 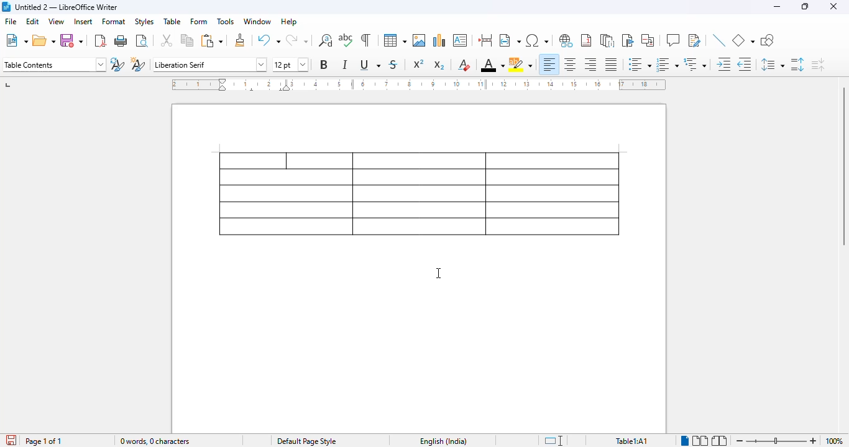 I want to click on new, so click(x=16, y=41).